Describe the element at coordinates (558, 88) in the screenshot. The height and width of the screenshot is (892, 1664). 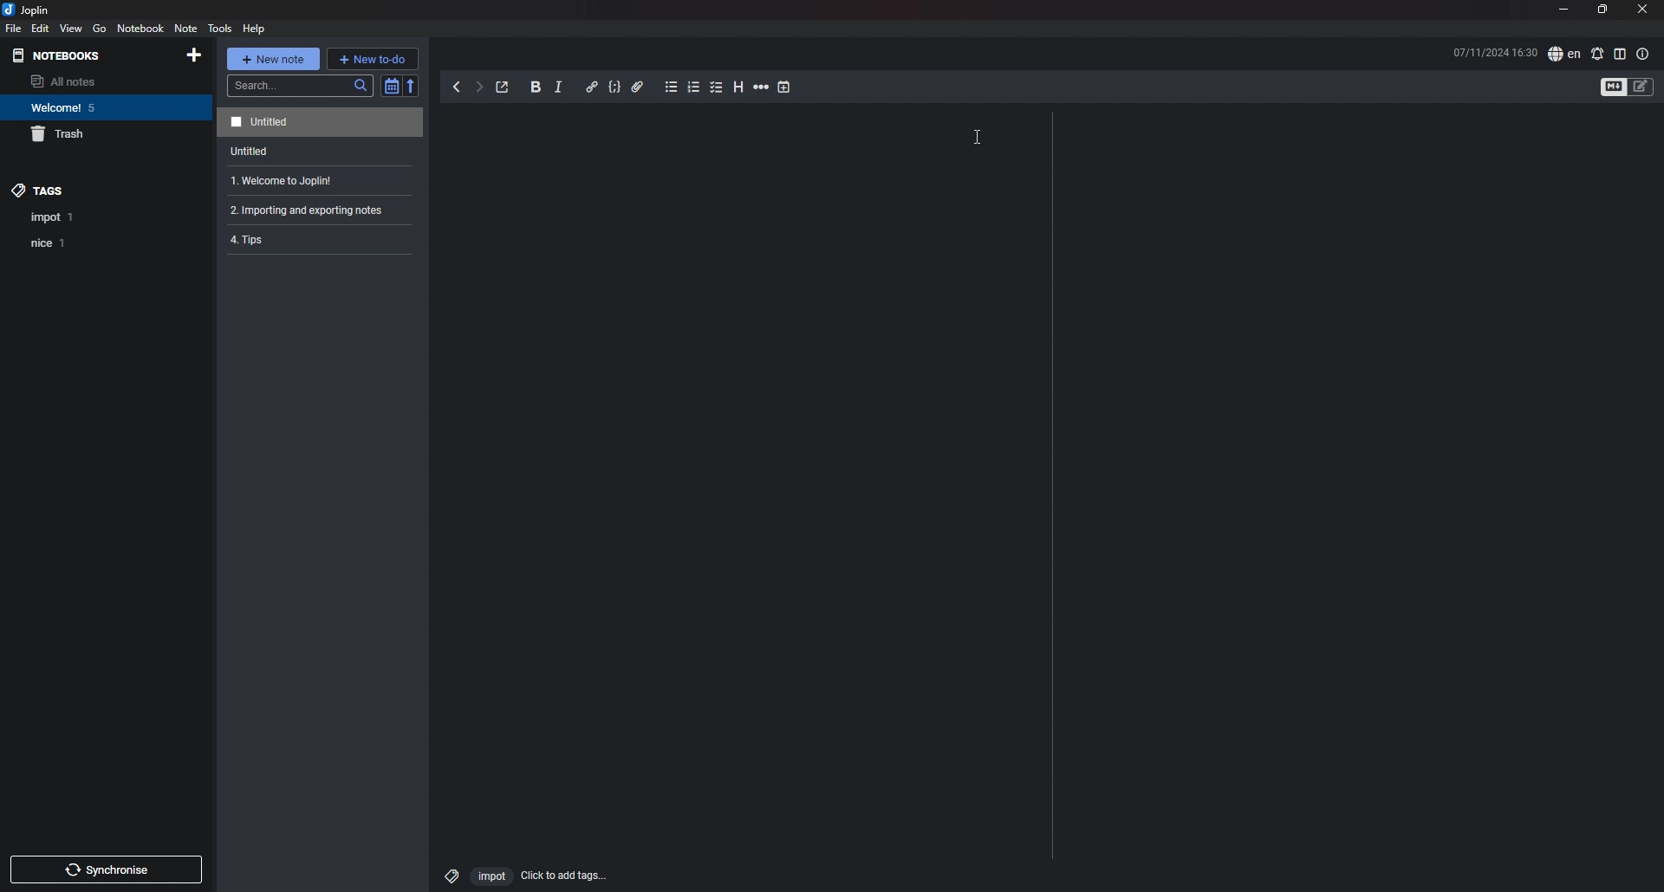
I see `italic` at that location.